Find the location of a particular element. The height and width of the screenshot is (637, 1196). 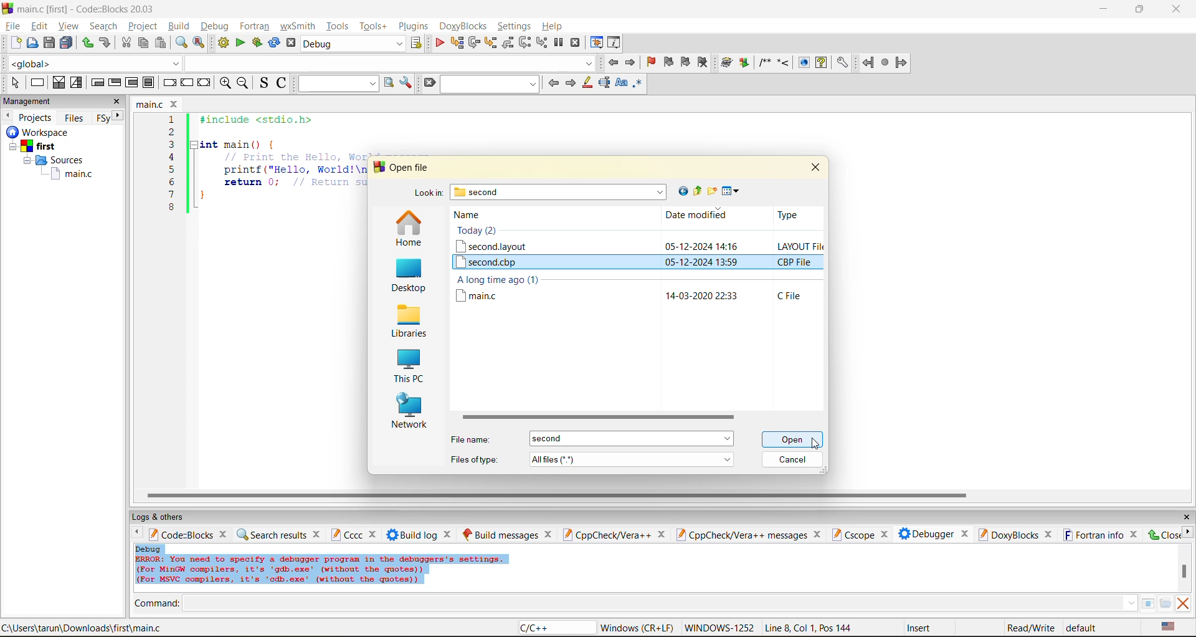

code:blocks is located at coordinates (181, 534).